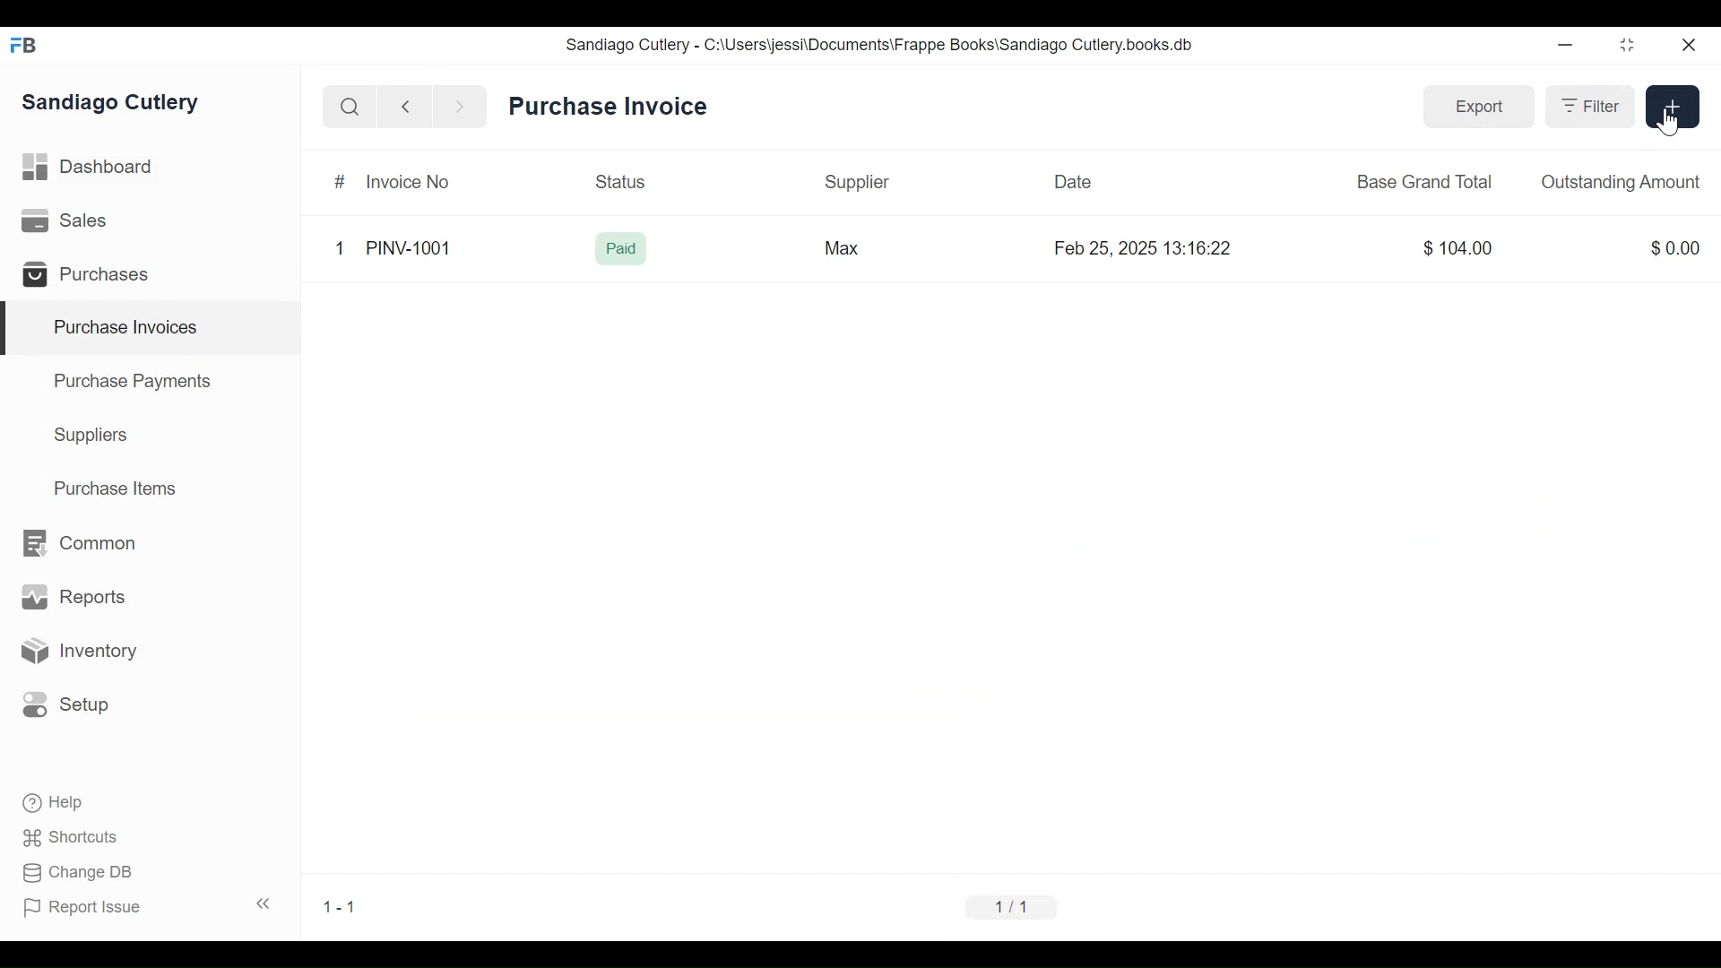 Image resolution: width=1721 pixels, height=968 pixels. Describe the element at coordinates (93, 277) in the screenshot. I see `Purchases` at that location.